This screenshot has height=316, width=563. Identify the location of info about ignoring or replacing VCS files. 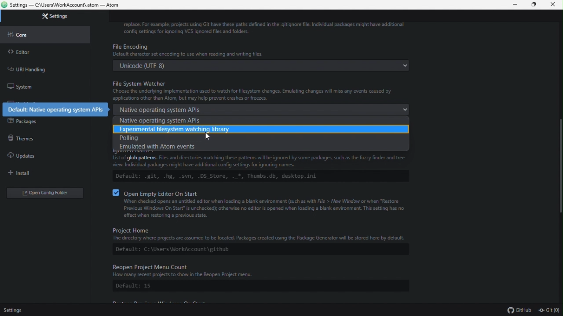
(284, 27).